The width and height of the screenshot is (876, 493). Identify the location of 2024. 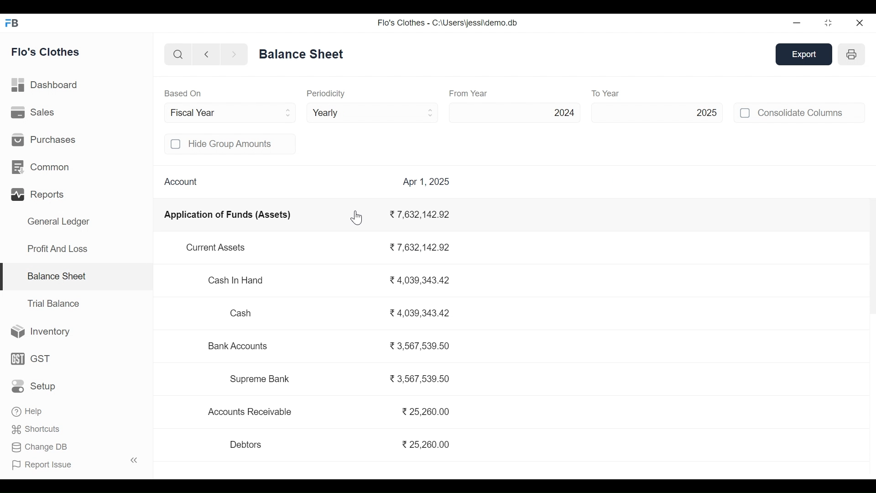
(516, 112).